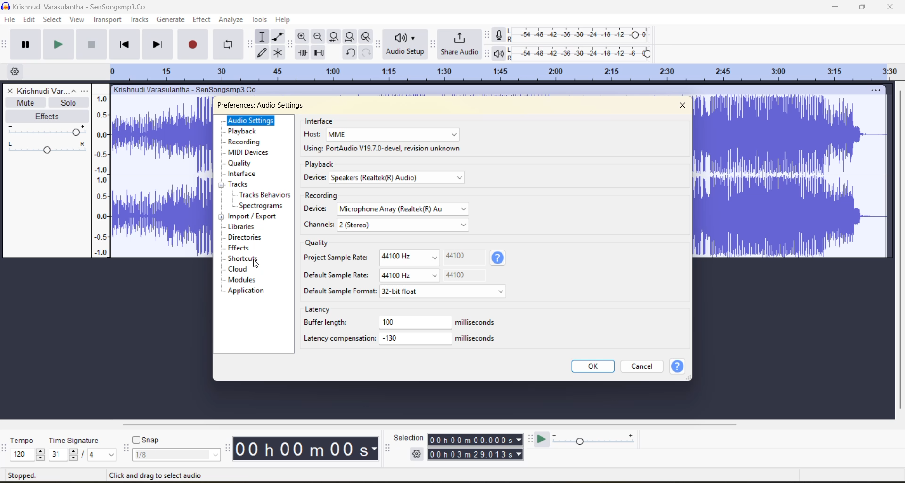  Describe the element at coordinates (251, 259) in the screenshot. I see `shortcuts` at that location.